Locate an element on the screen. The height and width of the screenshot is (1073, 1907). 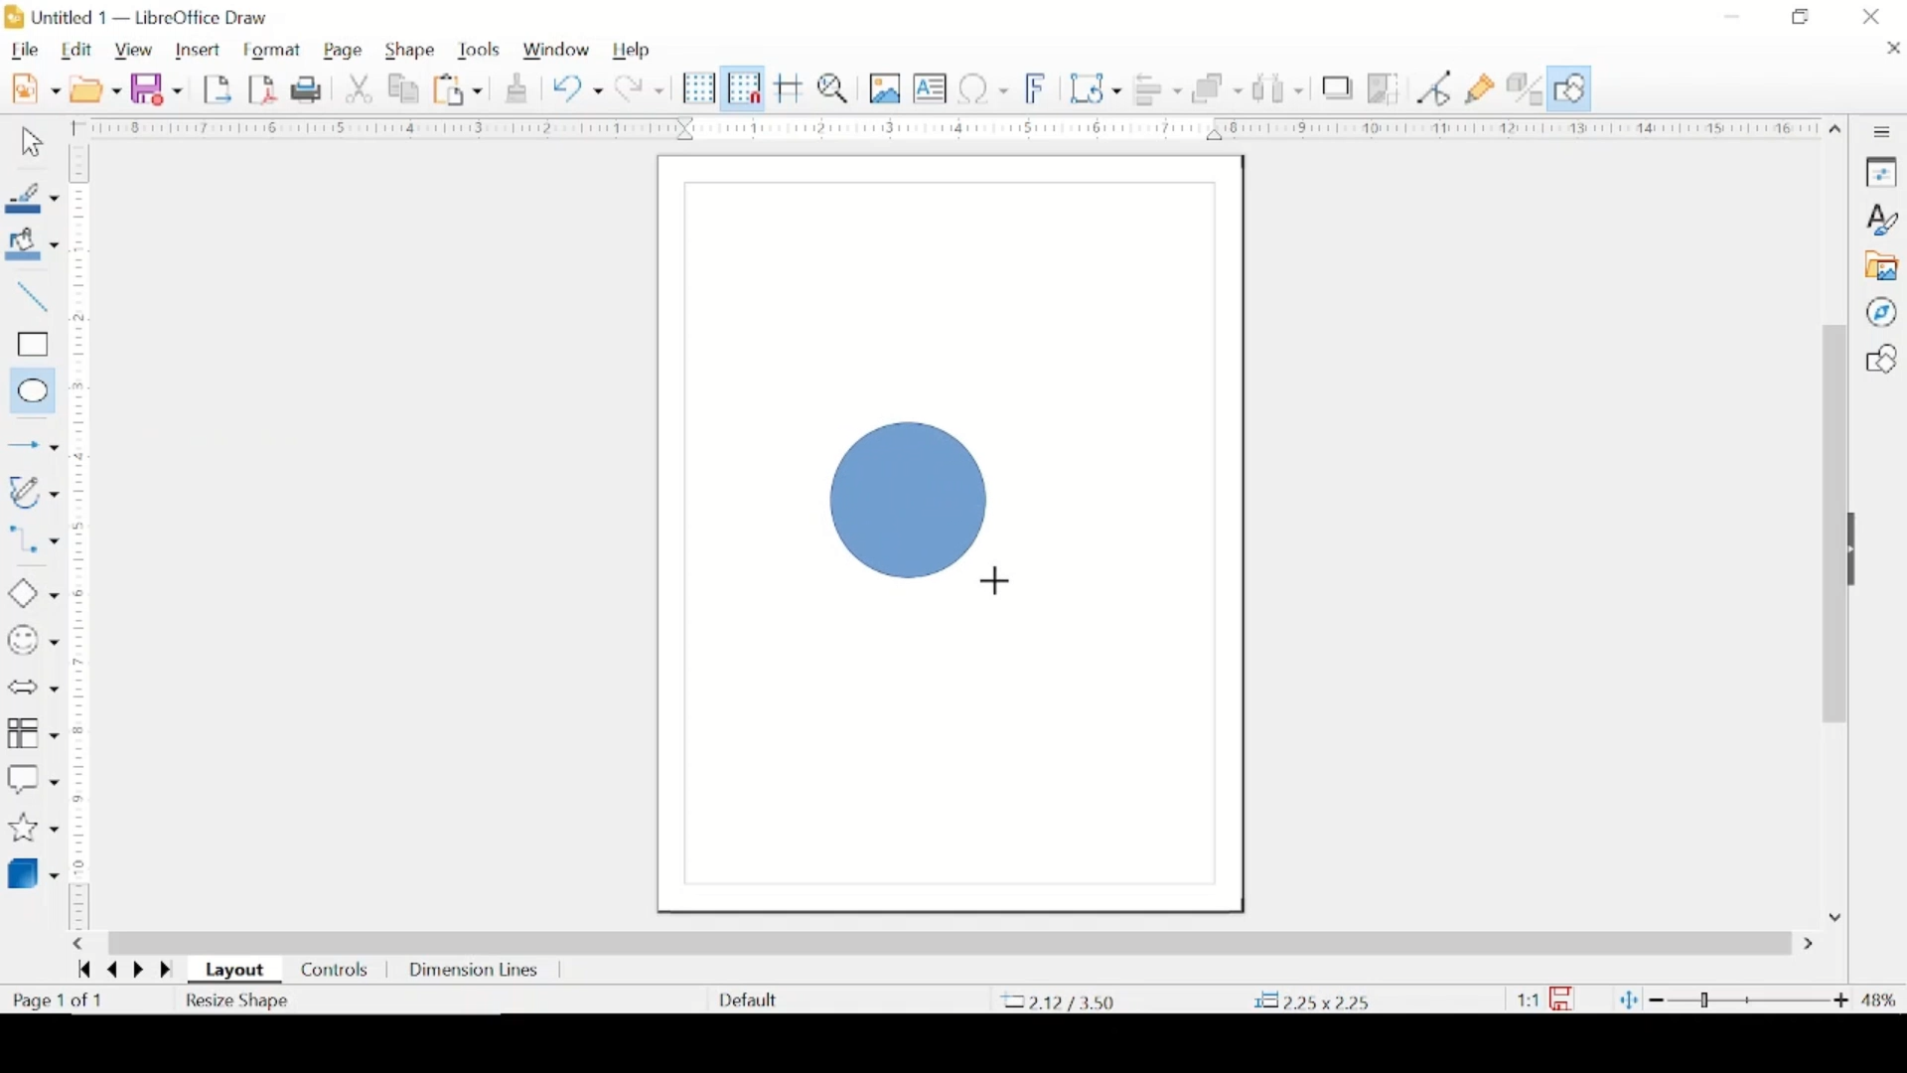
zoom and pan is located at coordinates (834, 89).